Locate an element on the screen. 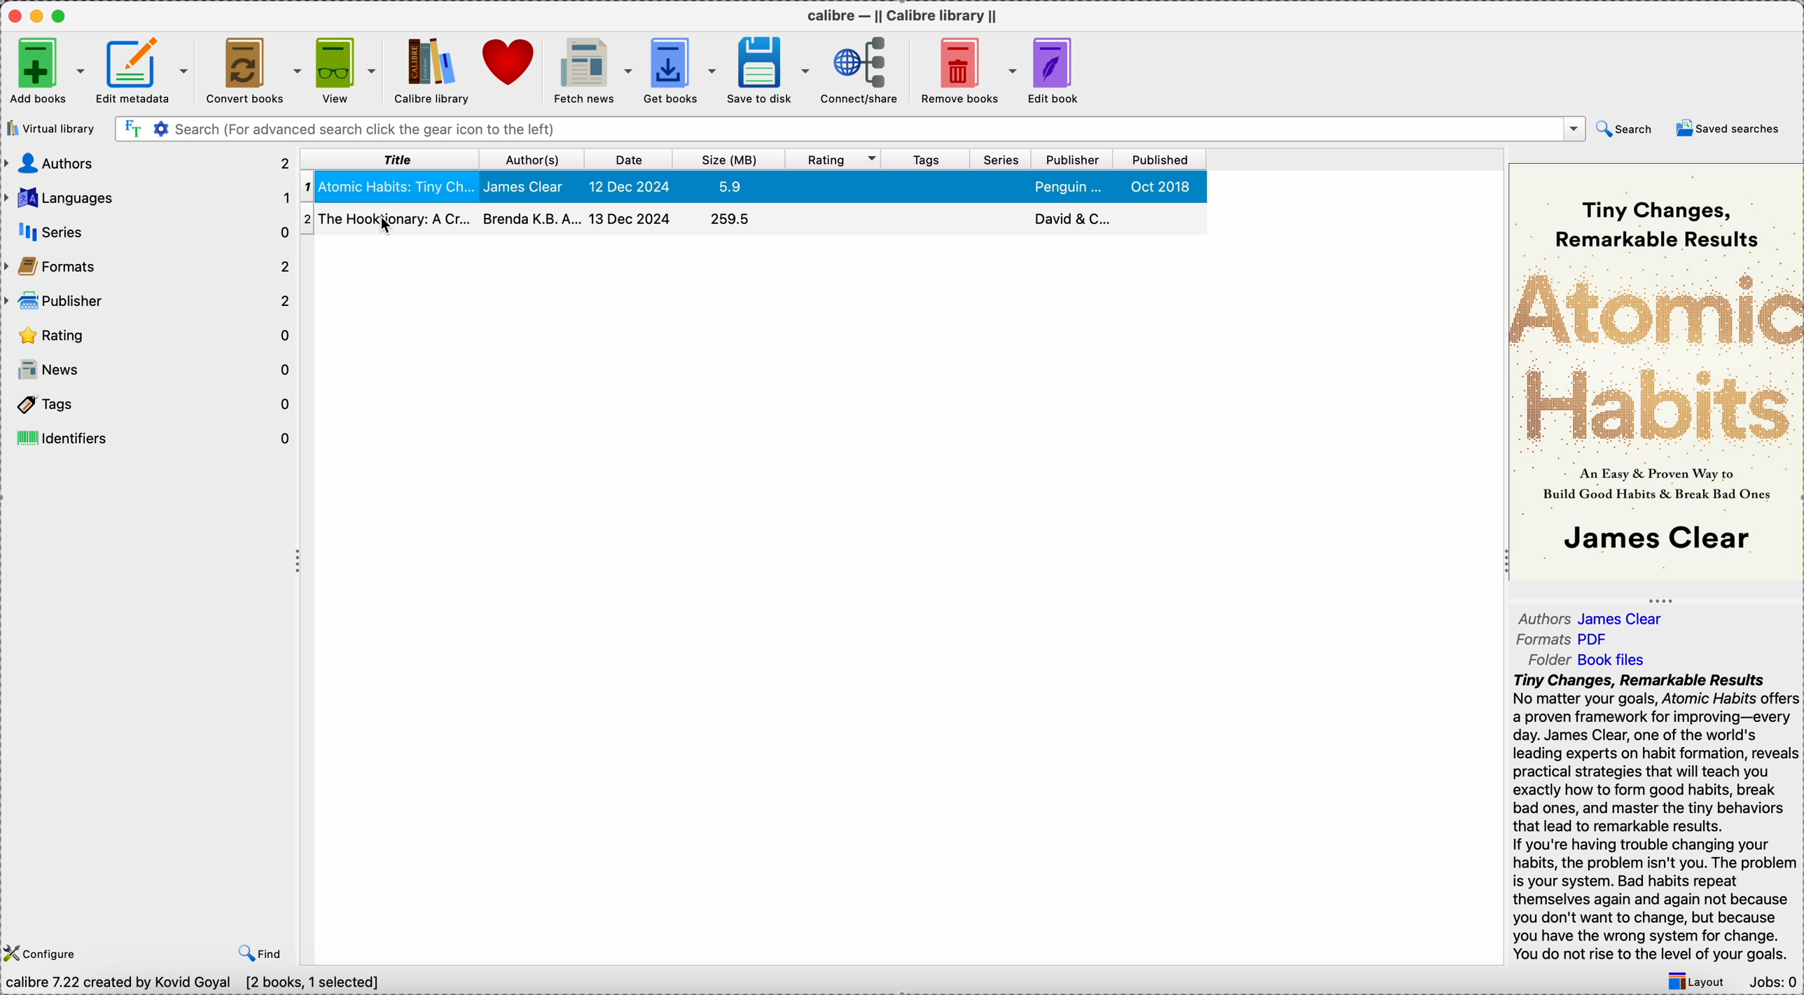 Image resolution: width=1804 pixels, height=995 pixels. jobs: 0 is located at coordinates (1772, 980).